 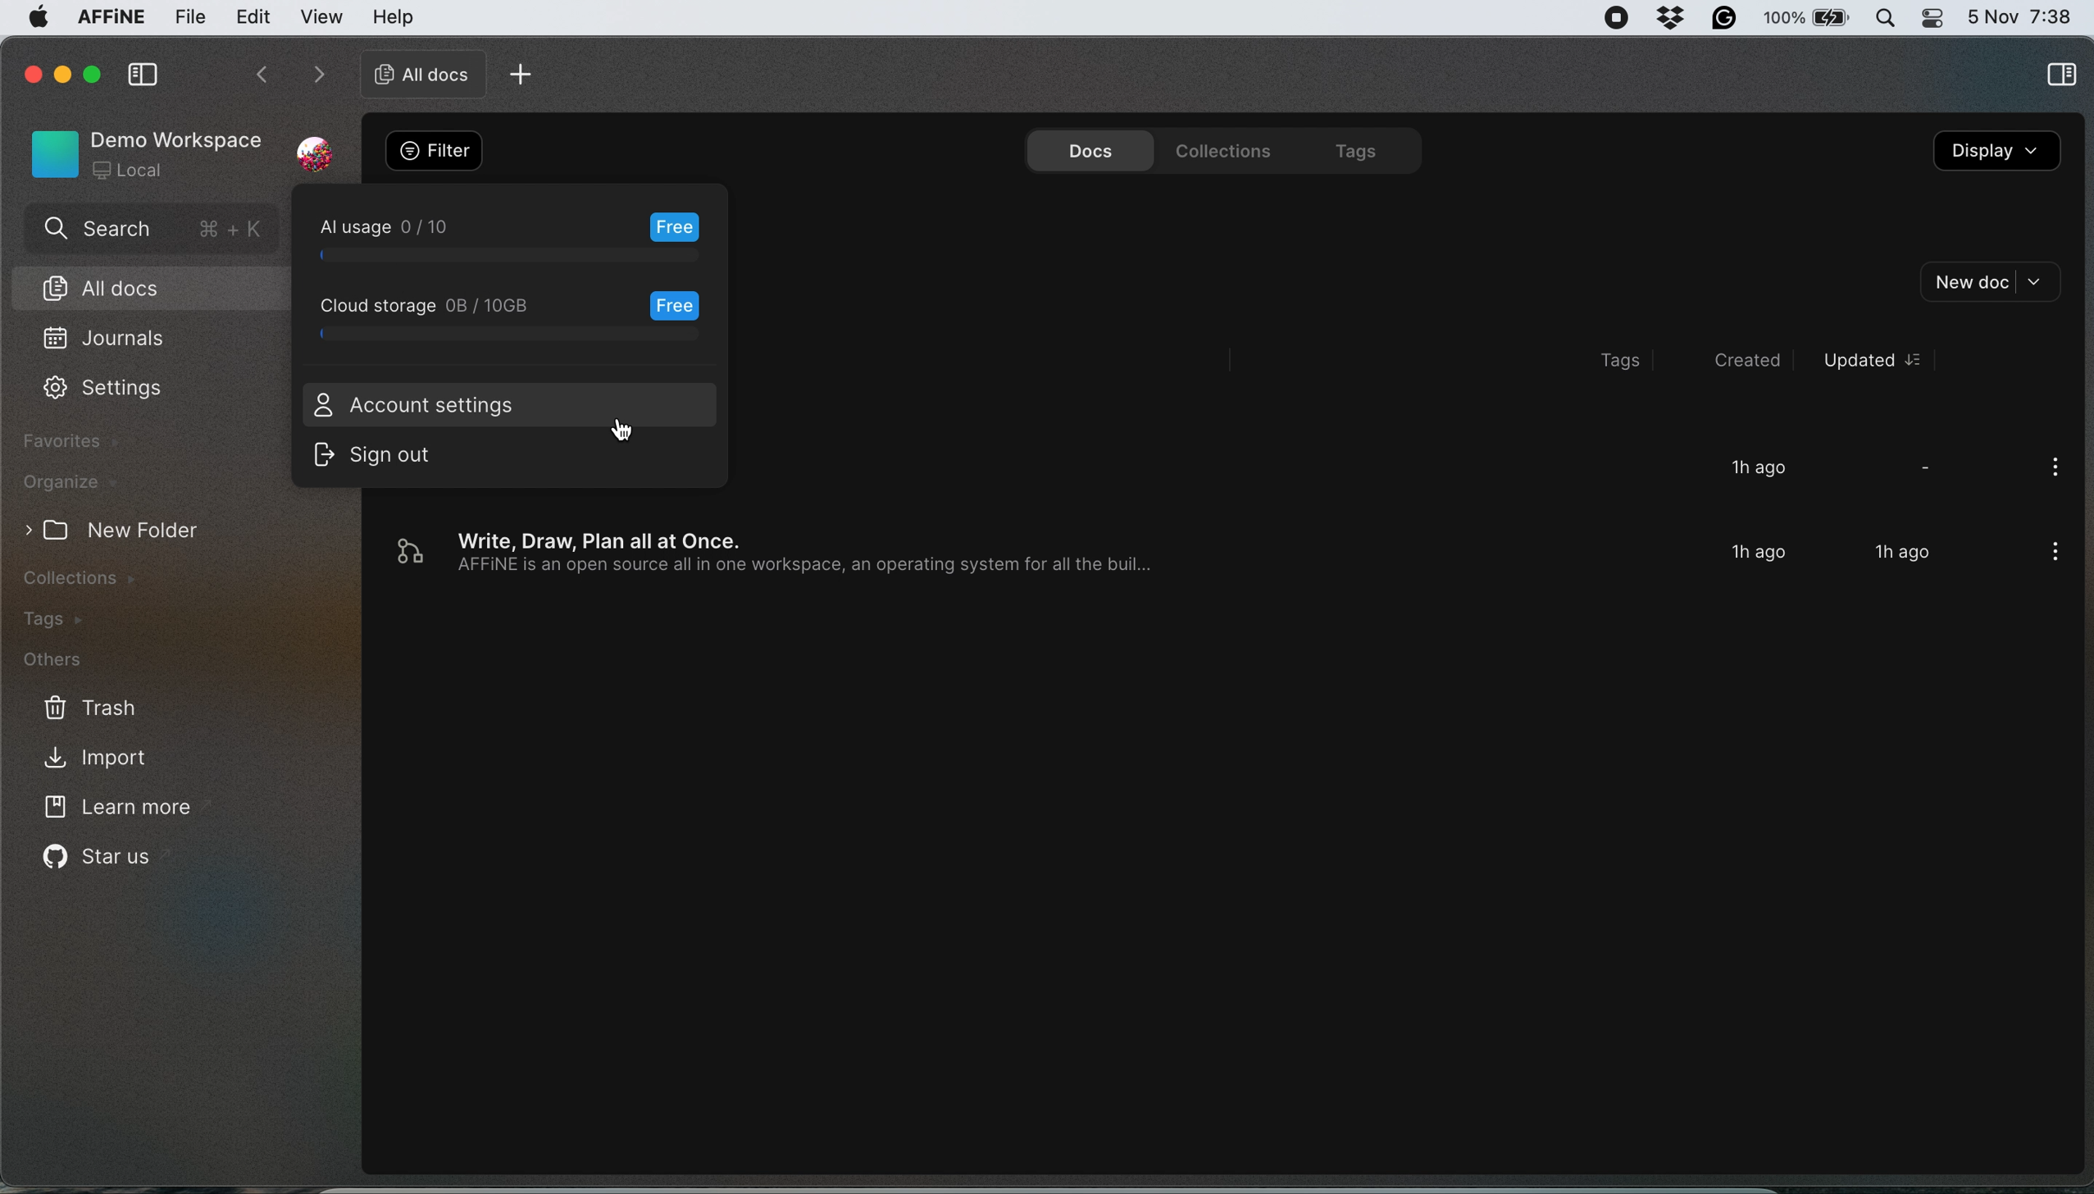 What do you see at coordinates (30, 71) in the screenshot?
I see `close` at bounding box center [30, 71].